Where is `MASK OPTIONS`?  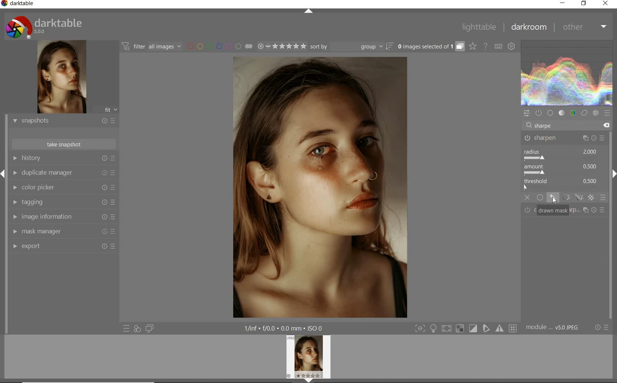 MASK OPTIONS is located at coordinates (571, 198).